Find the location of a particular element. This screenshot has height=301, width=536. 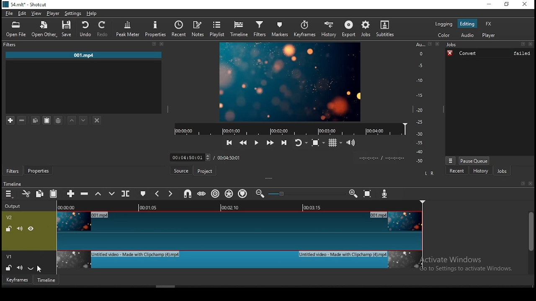

volume control is located at coordinates (352, 143).